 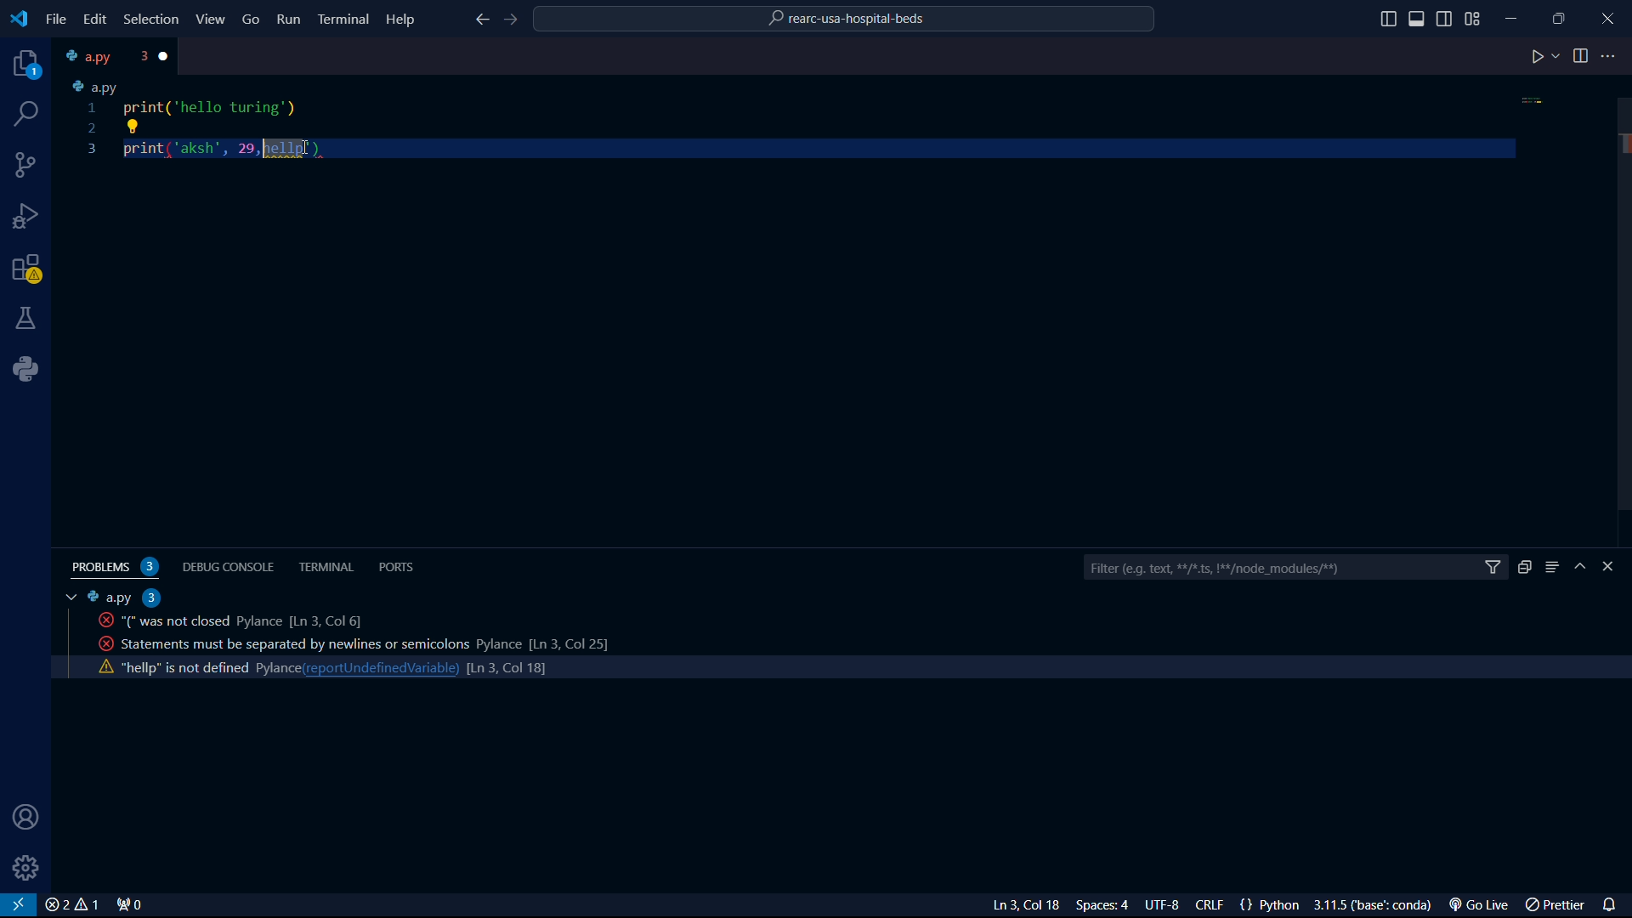 I want to click on toggle, so click(x=1581, y=56).